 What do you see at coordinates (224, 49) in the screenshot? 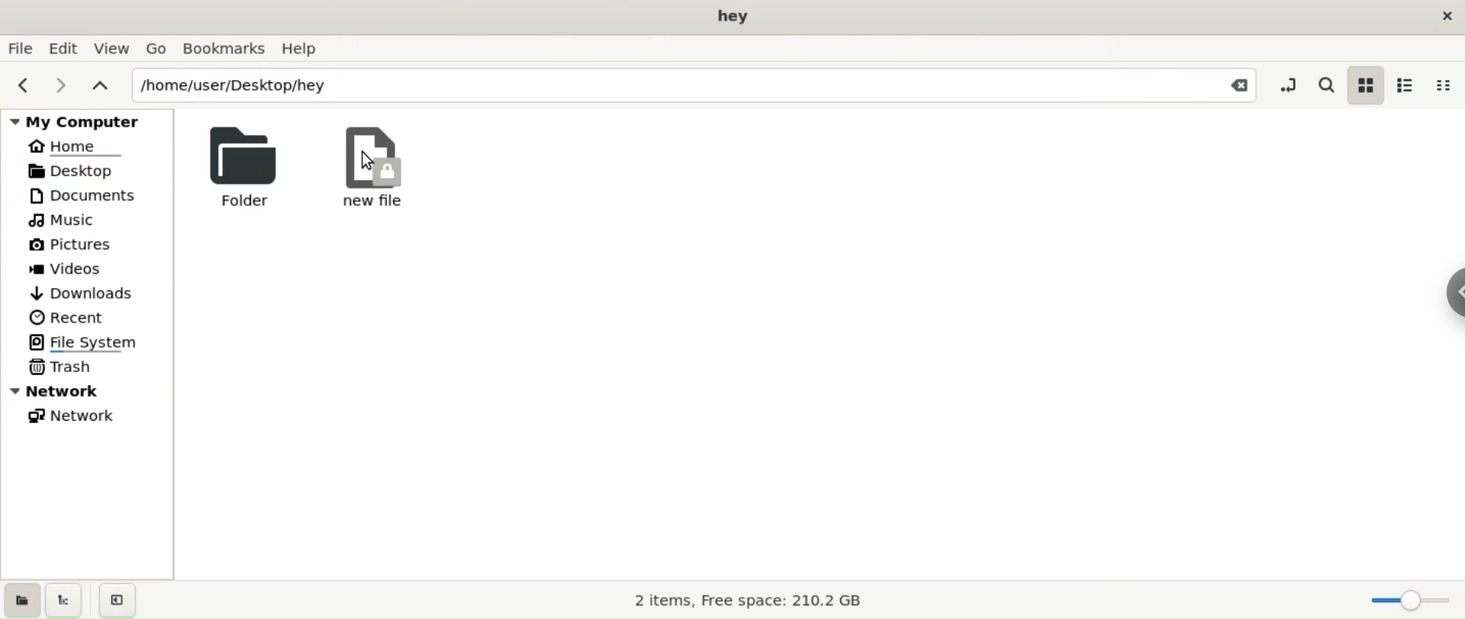
I see `Bookmarks` at bounding box center [224, 49].